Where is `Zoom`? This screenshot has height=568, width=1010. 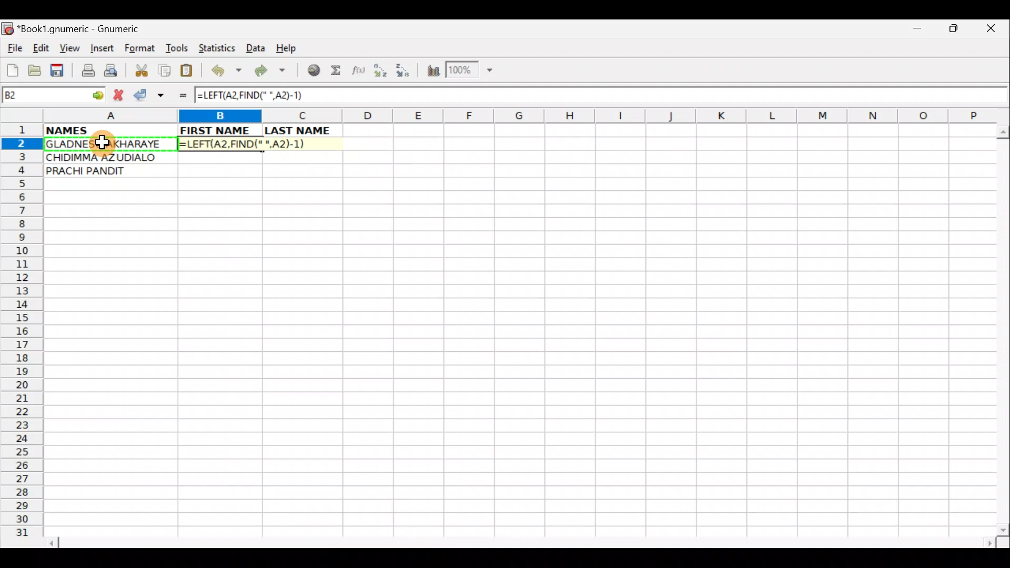 Zoom is located at coordinates (471, 72).